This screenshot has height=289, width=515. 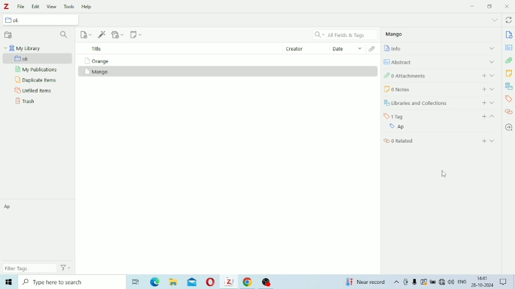 What do you see at coordinates (96, 61) in the screenshot?
I see `Orange` at bounding box center [96, 61].